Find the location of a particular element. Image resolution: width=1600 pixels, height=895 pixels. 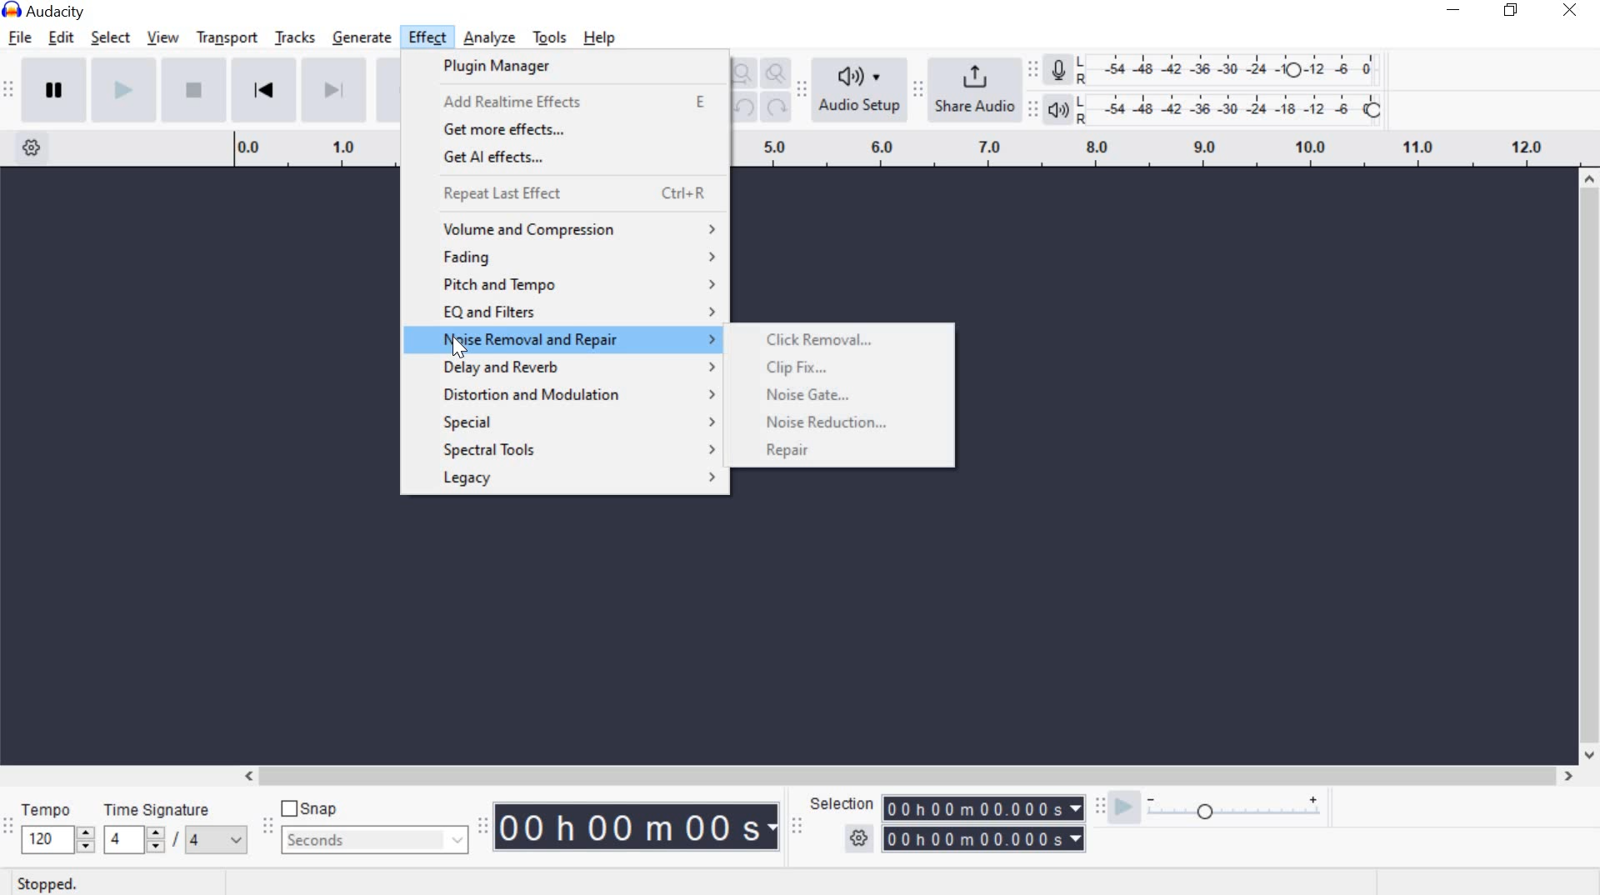

noise gate is located at coordinates (812, 395).